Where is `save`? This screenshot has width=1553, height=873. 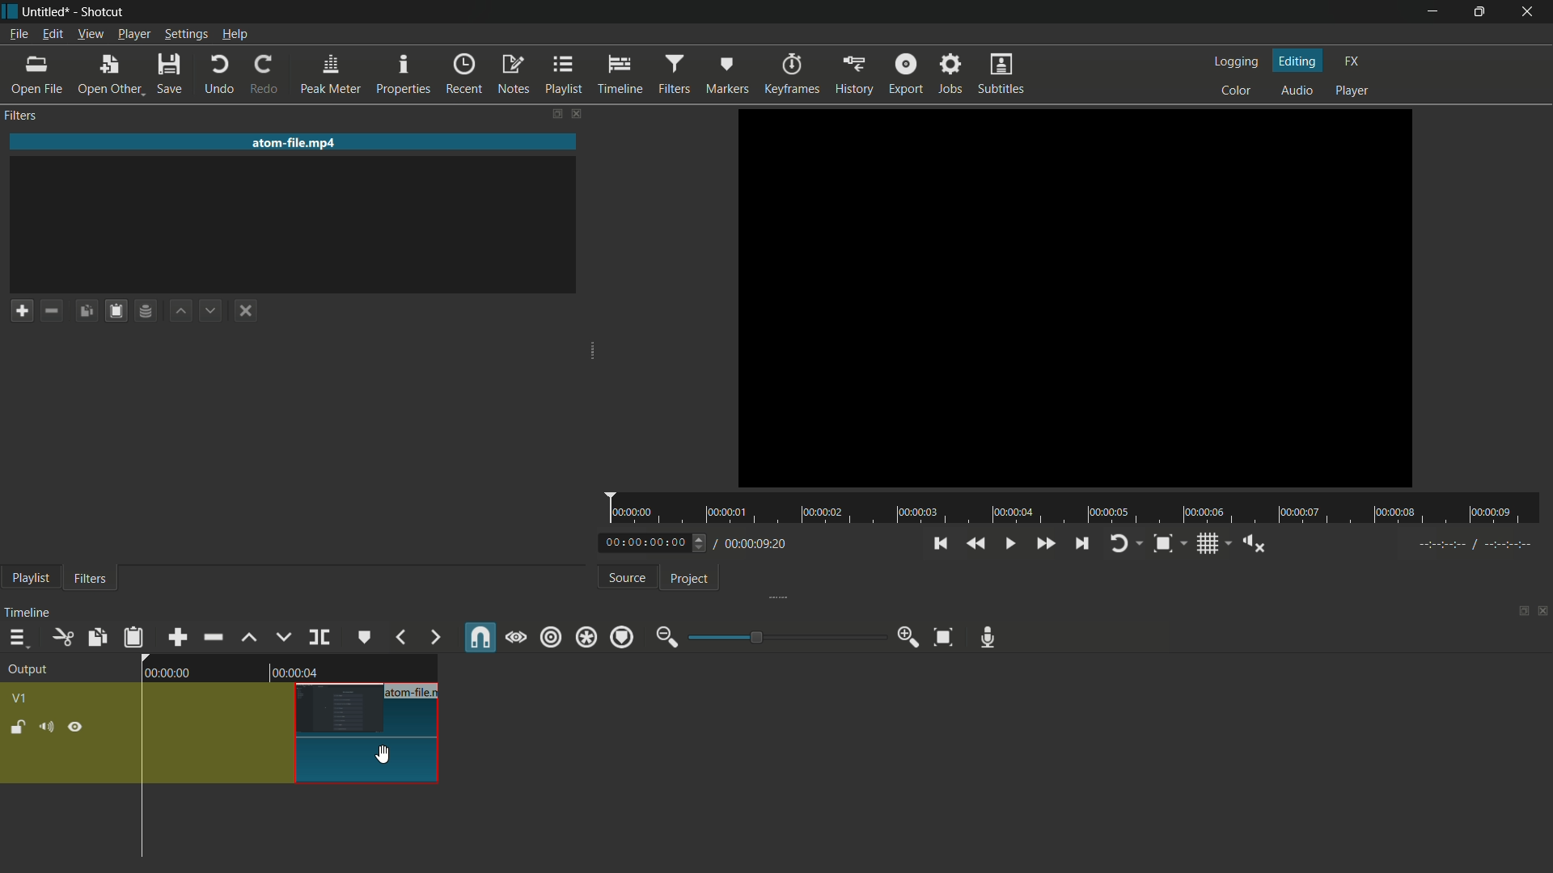
save is located at coordinates (171, 75).